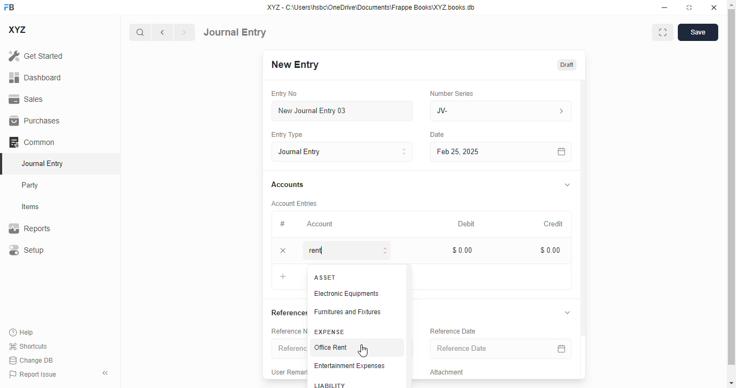  Describe the element at coordinates (567, 312) in the screenshot. I see `toggle expand/collapse` at that location.